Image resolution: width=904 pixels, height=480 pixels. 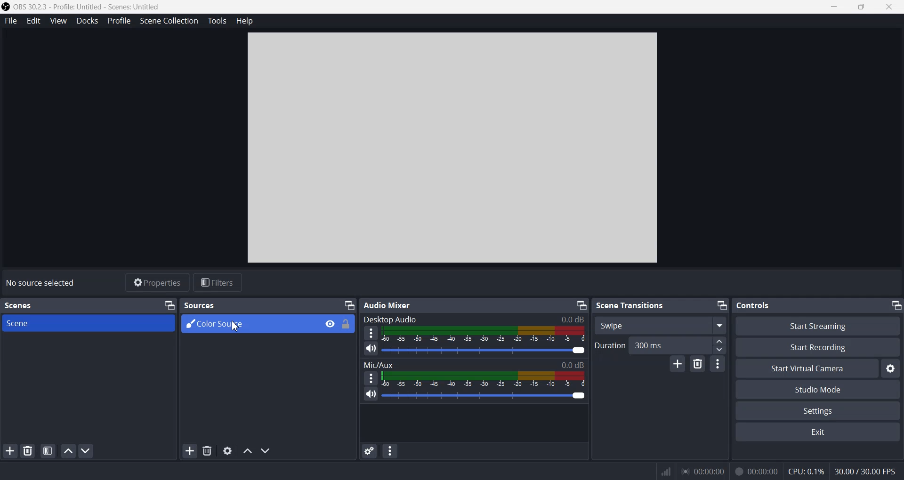 What do you see at coordinates (47, 451) in the screenshot?
I see `Open Scene Filters` at bounding box center [47, 451].